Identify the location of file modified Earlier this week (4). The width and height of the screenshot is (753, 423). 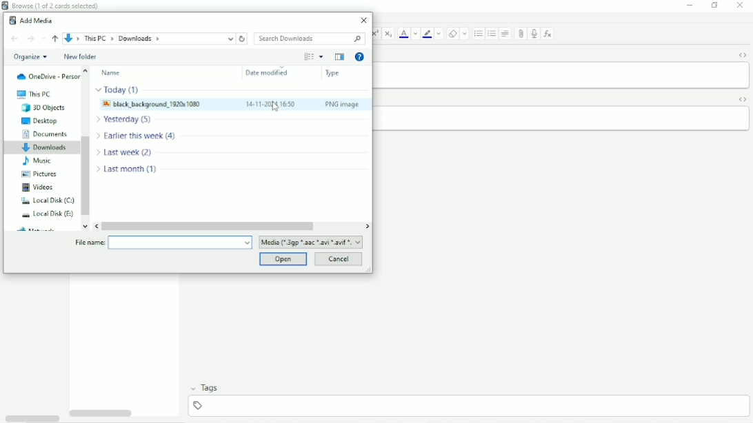
(136, 136).